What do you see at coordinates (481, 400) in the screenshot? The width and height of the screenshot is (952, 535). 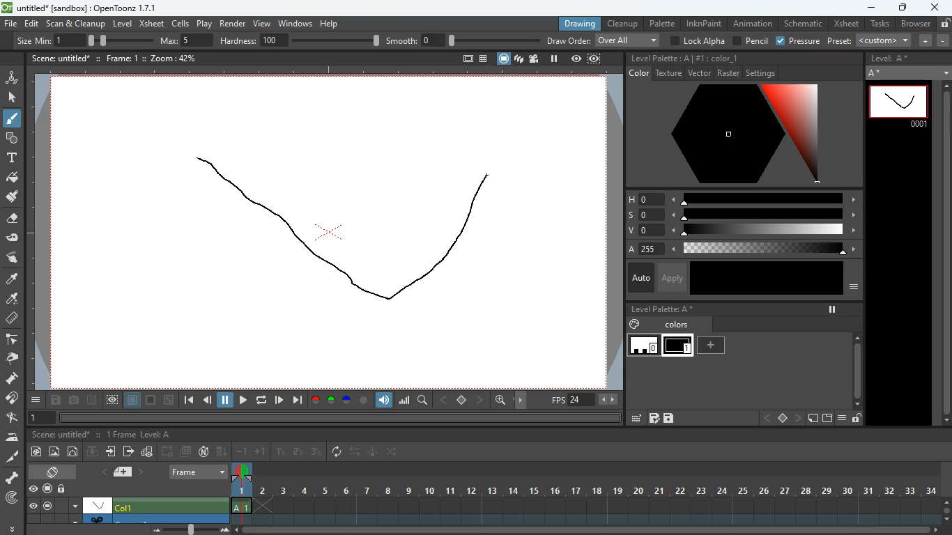 I see `right` at bounding box center [481, 400].